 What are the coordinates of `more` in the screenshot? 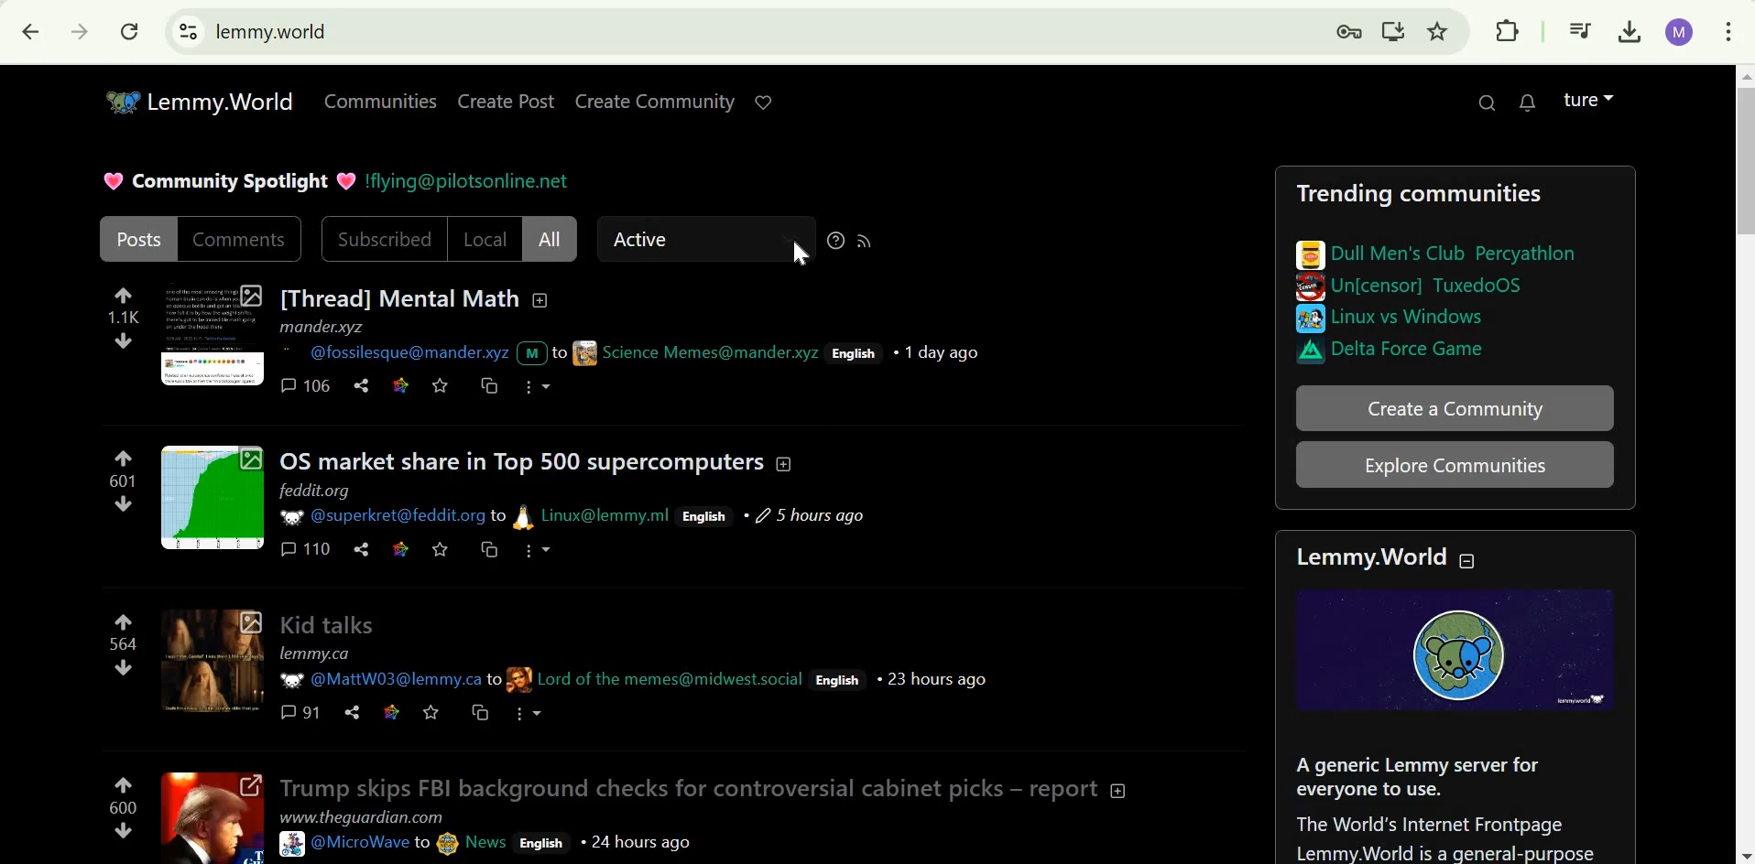 It's located at (533, 551).